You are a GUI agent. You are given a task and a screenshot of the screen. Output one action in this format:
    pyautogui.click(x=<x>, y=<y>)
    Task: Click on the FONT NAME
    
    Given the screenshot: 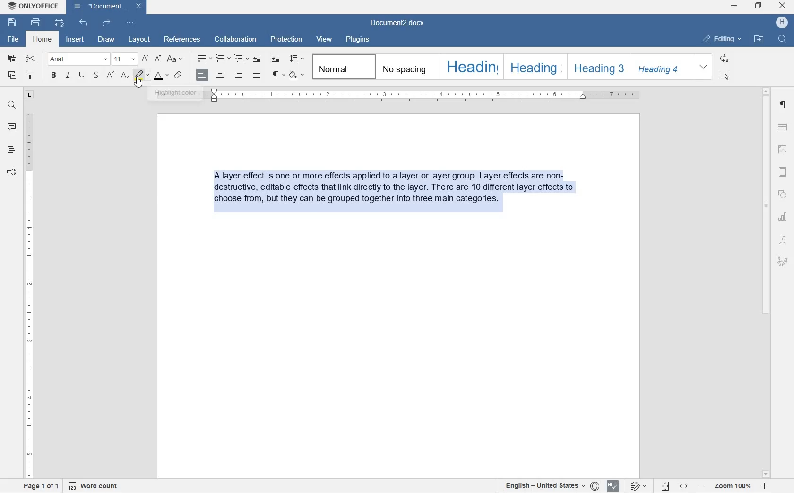 What is the action you would take?
    pyautogui.click(x=76, y=59)
    